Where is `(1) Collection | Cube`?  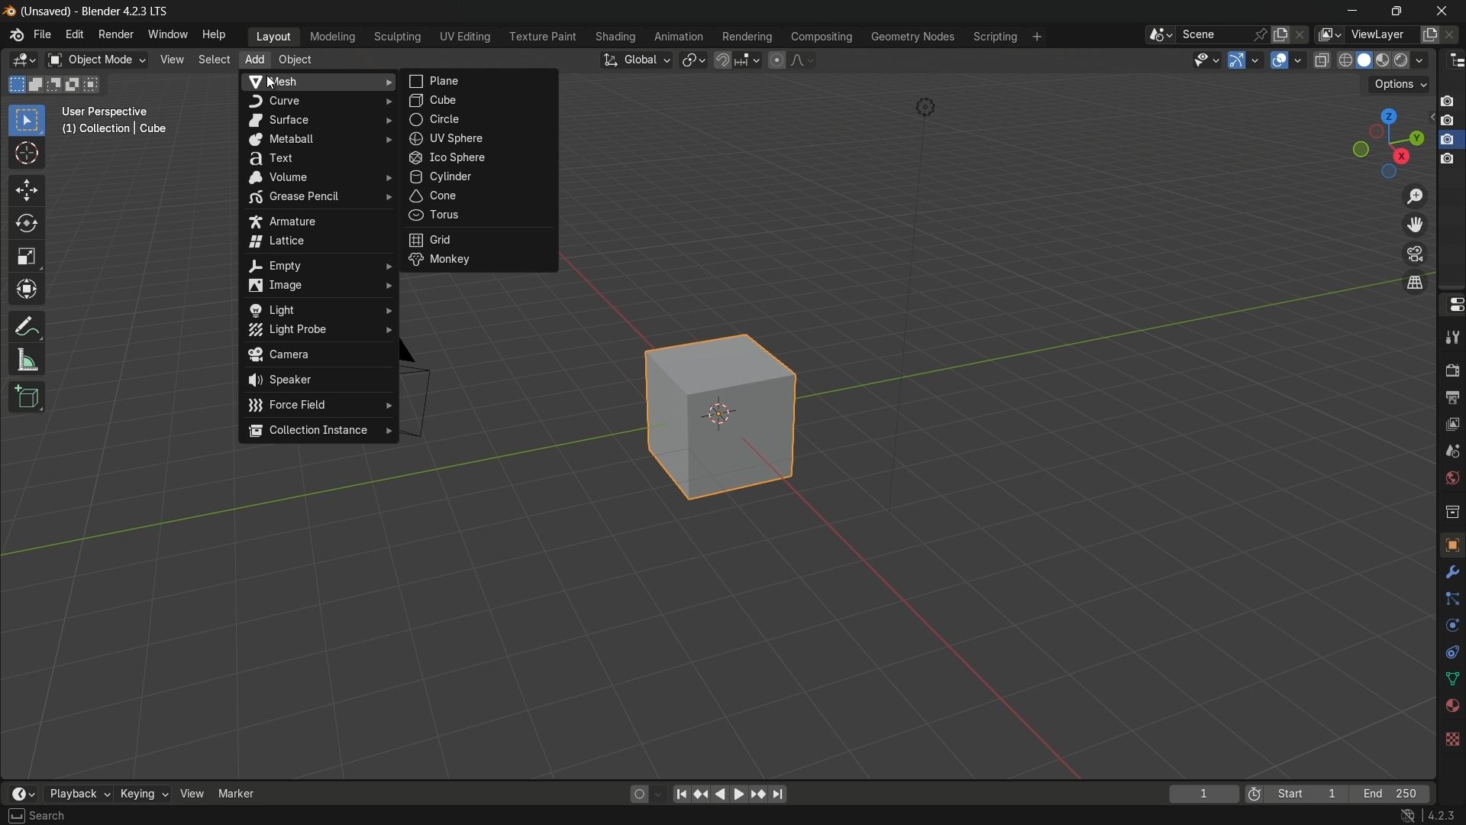 (1) Collection | Cube is located at coordinates (114, 130).